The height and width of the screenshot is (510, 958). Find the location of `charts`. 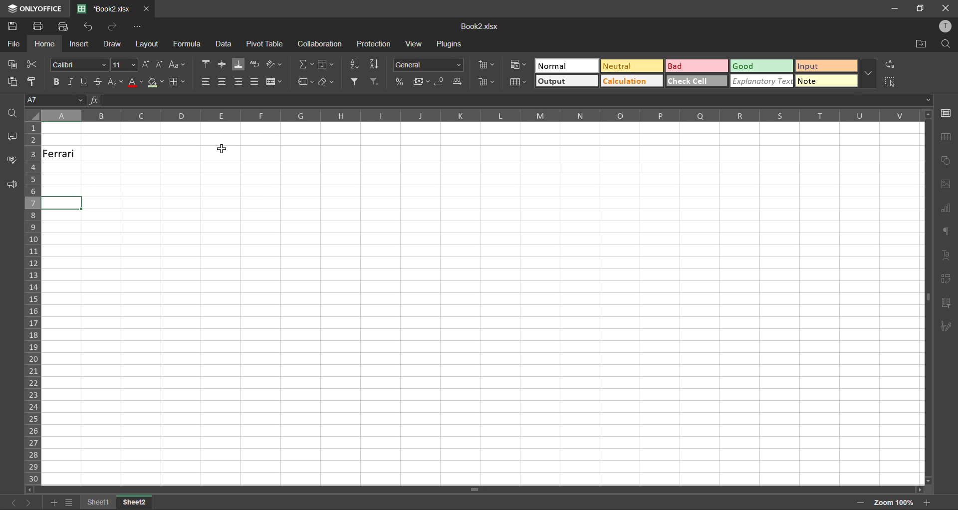

charts is located at coordinates (946, 210).